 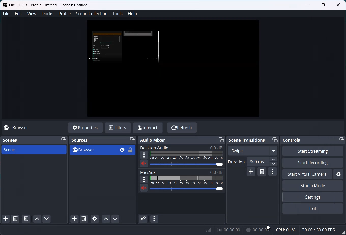 What do you see at coordinates (291, 140) in the screenshot?
I see `Controls` at bounding box center [291, 140].